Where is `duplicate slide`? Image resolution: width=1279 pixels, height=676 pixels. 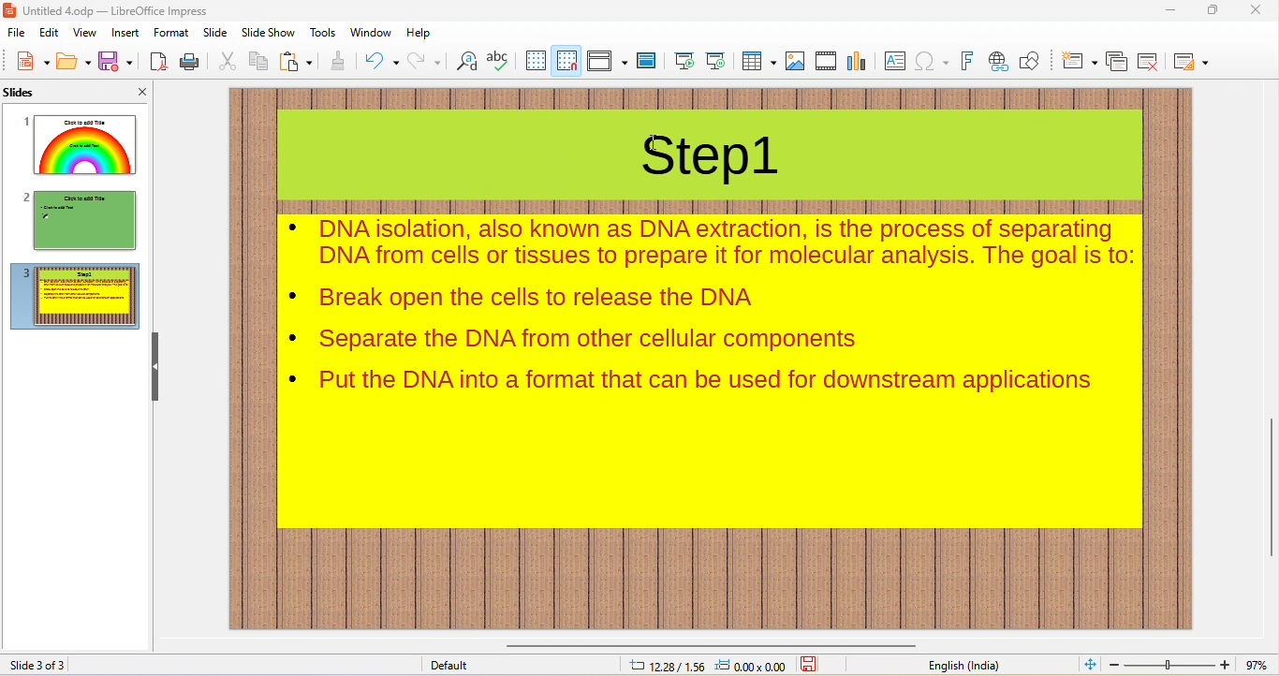
duplicate slide is located at coordinates (1118, 63).